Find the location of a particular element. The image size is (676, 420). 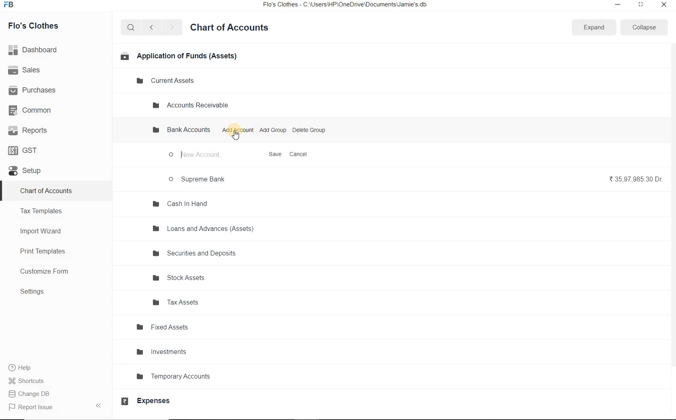

Stock Assets is located at coordinates (185, 279).